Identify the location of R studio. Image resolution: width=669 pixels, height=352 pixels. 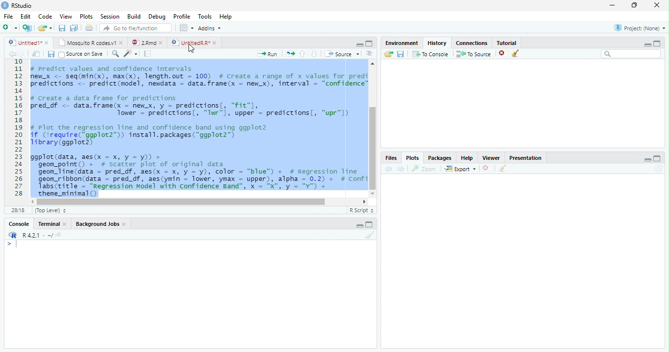
(19, 5).